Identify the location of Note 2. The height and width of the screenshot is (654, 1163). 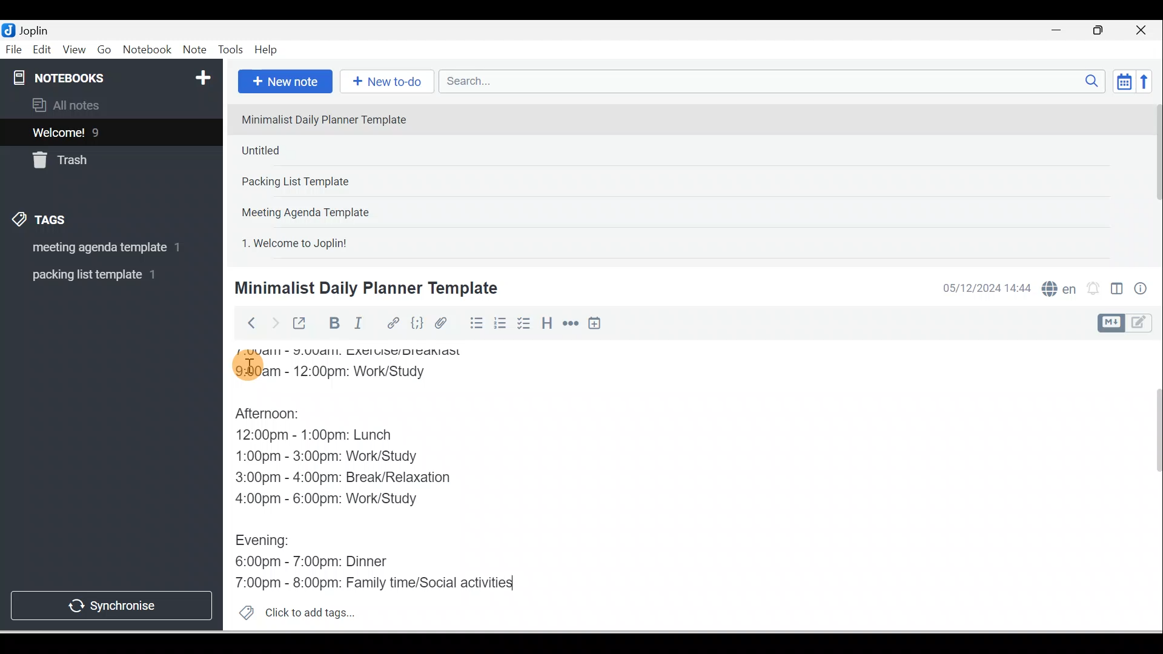
(320, 150).